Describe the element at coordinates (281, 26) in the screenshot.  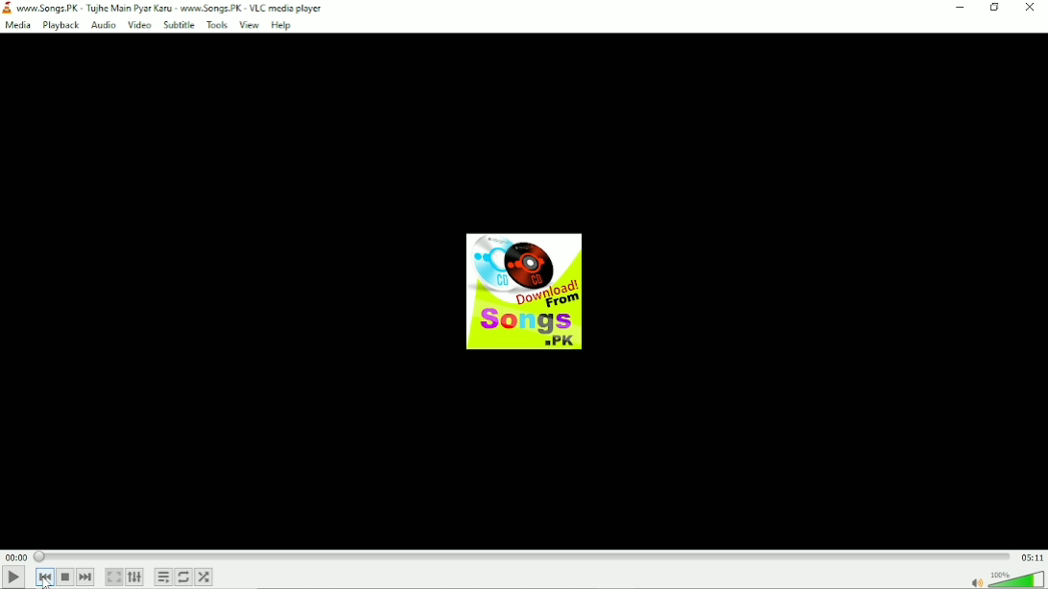
I see `Help` at that location.